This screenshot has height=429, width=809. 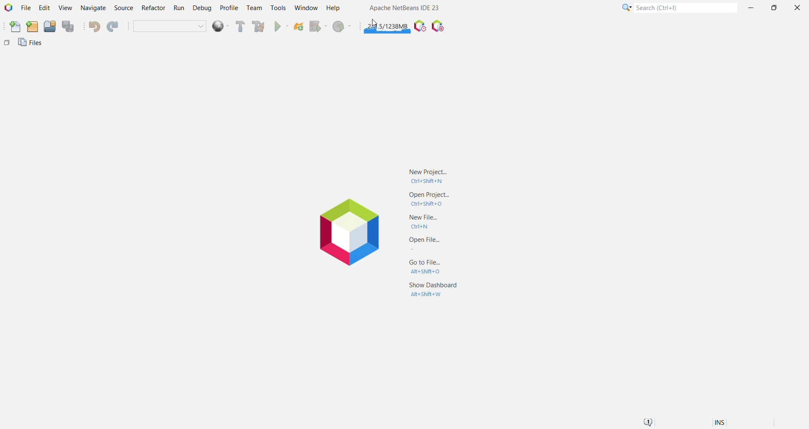 What do you see at coordinates (318, 26) in the screenshot?
I see `Debug Main Project` at bounding box center [318, 26].